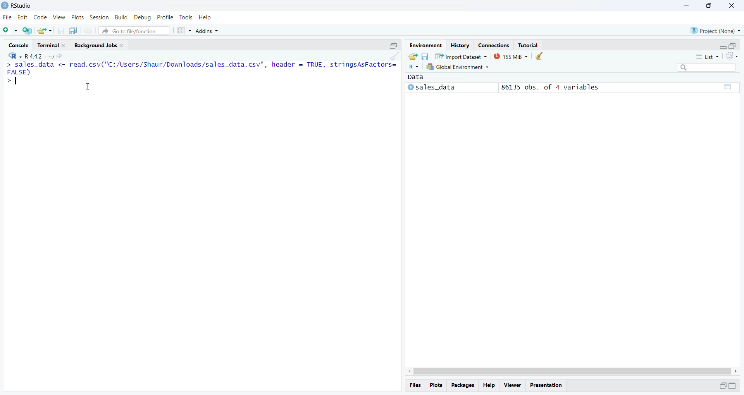  What do you see at coordinates (60, 31) in the screenshot?
I see `Save current document(CTRL + S)` at bounding box center [60, 31].